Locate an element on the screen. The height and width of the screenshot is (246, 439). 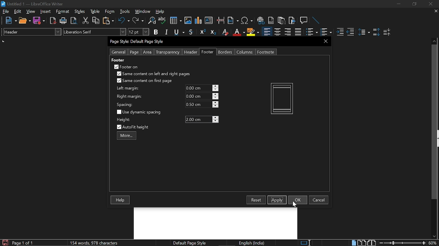
Erase is located at coordinates (225, 32).